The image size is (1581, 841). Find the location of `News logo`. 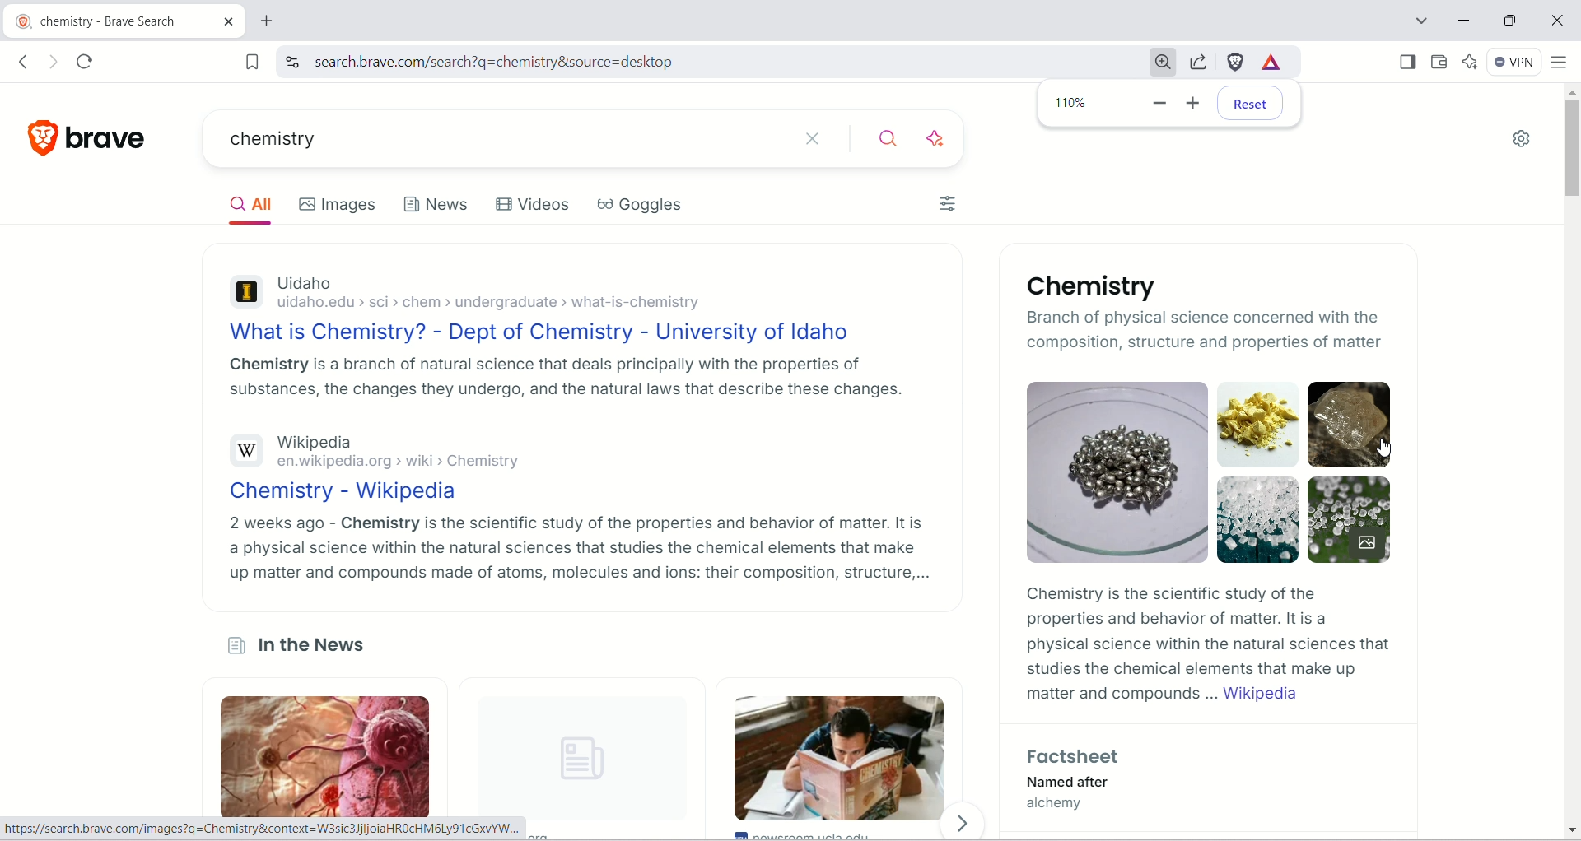

News logo is located at coordinates (230, 644).